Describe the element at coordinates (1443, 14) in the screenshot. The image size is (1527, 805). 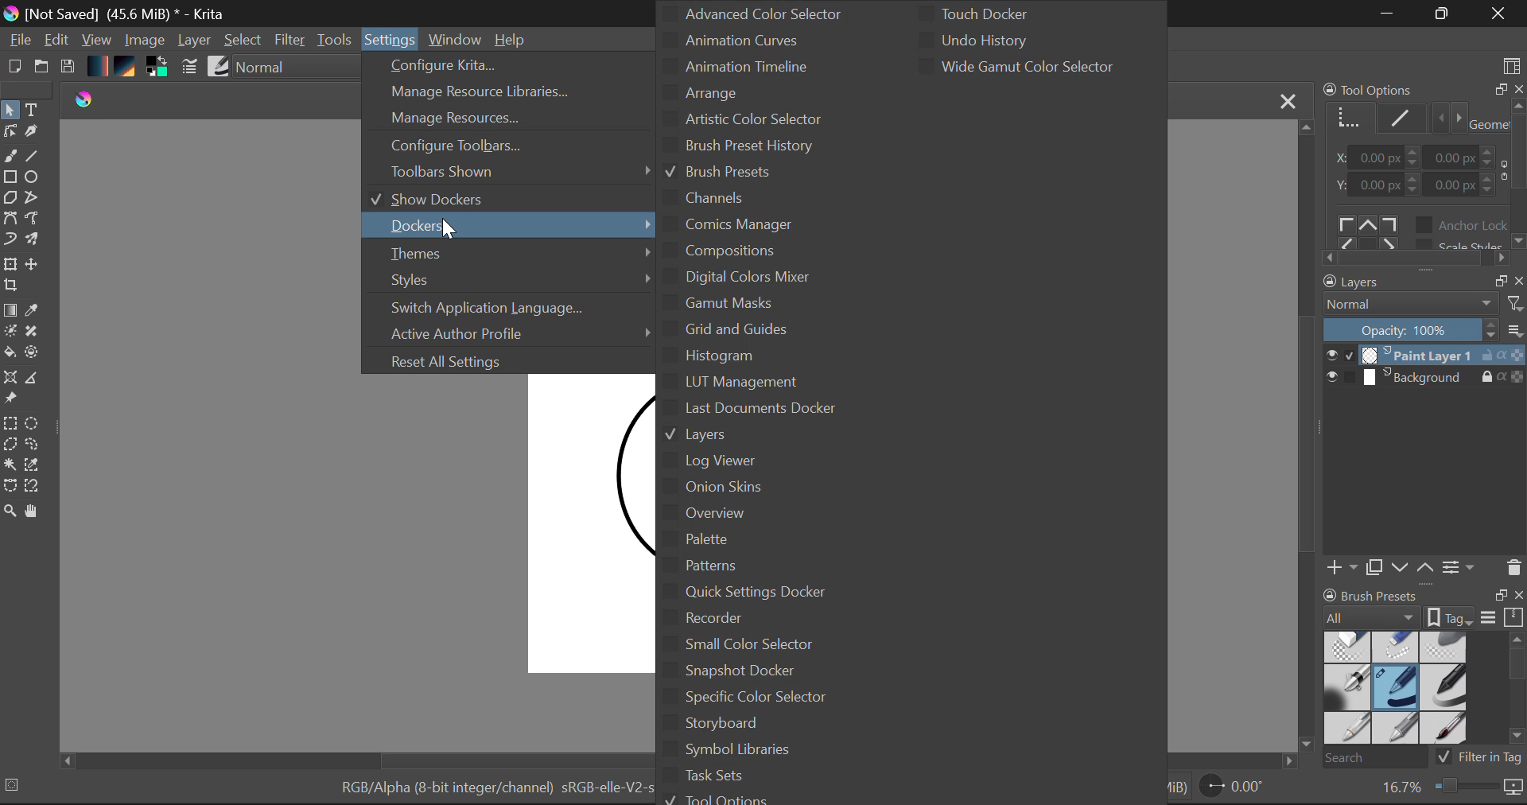
I see `Minimize` at that location.